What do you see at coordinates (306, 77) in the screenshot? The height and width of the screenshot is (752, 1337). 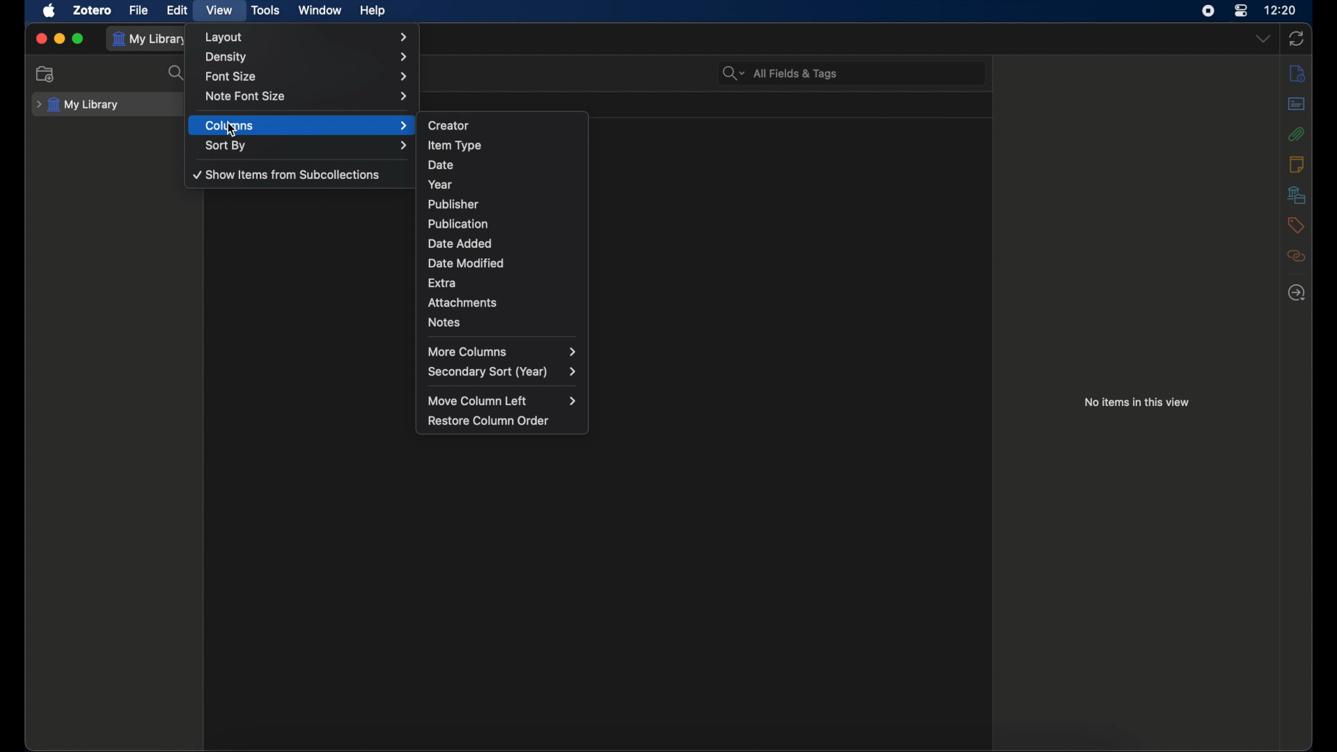 I see `font size` at bounding box center [306, 77].